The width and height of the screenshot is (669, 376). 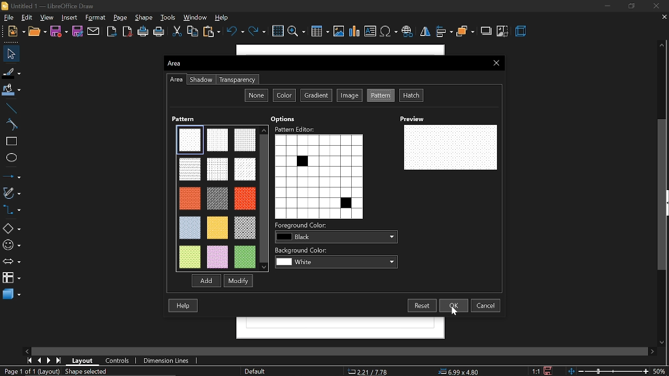 I want to click on flowchart, so click(x=11, y=278).